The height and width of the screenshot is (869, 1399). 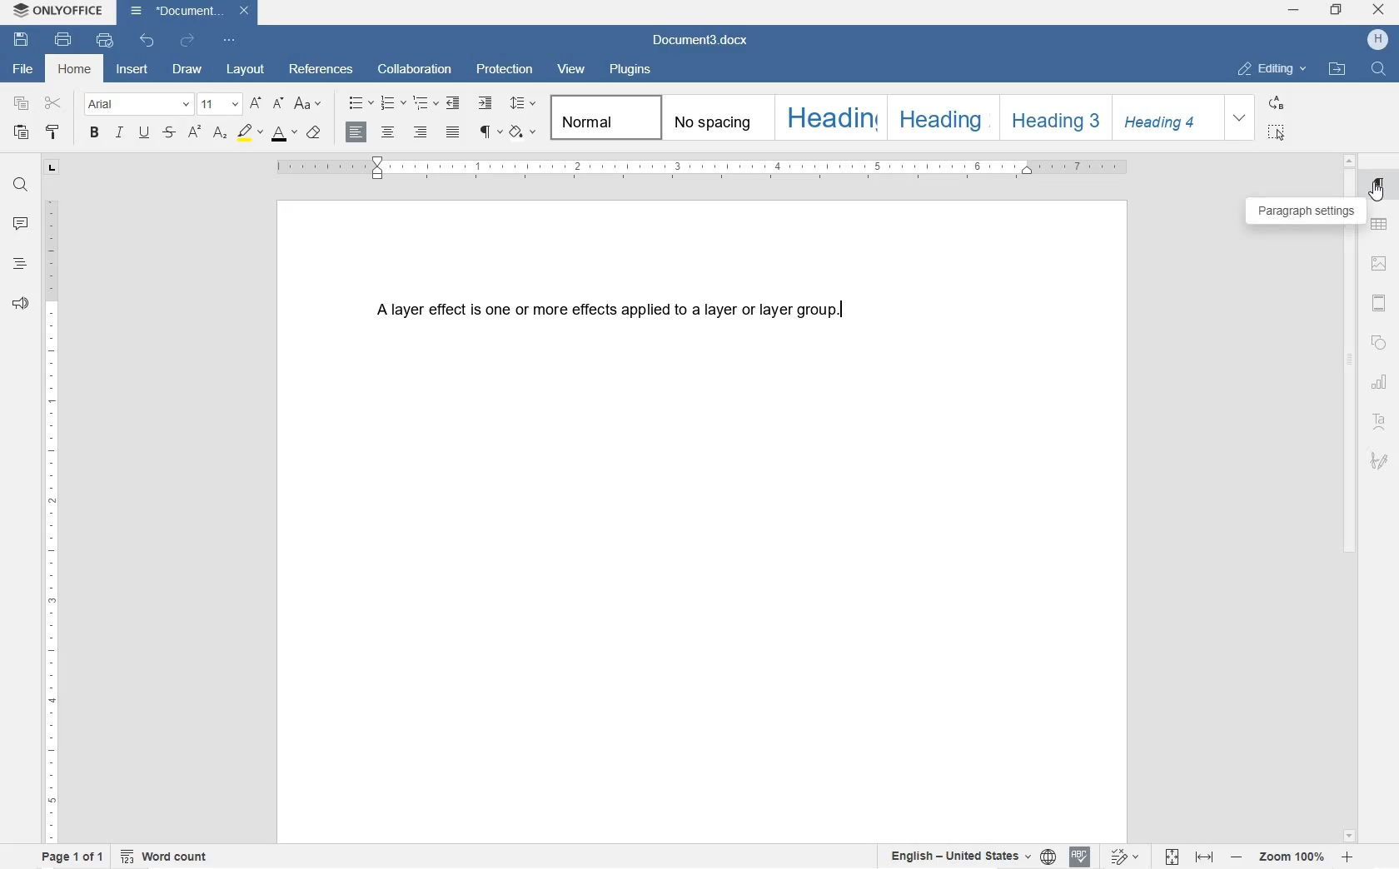 What do you see at coordinates (573, 68) in the screenshot?
I see `VIEW` at bounding box center [573, 68].